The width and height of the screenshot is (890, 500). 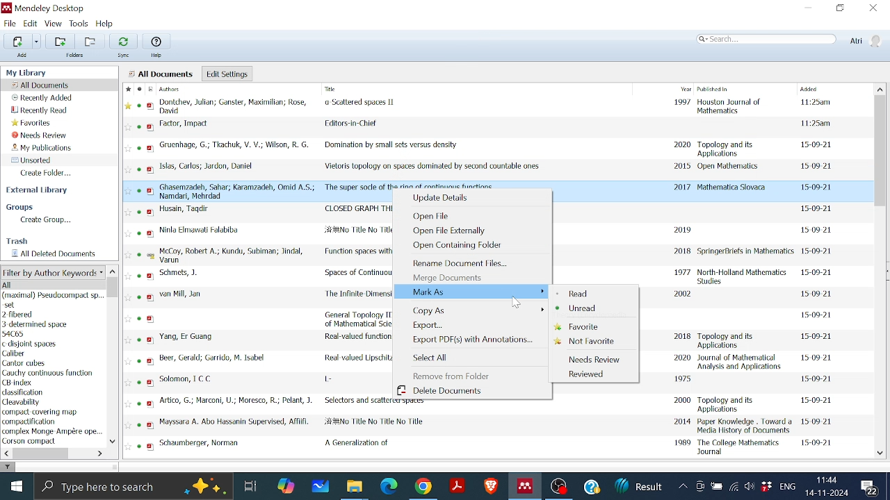 I want to click on Battery, so click(x=715, y=488).